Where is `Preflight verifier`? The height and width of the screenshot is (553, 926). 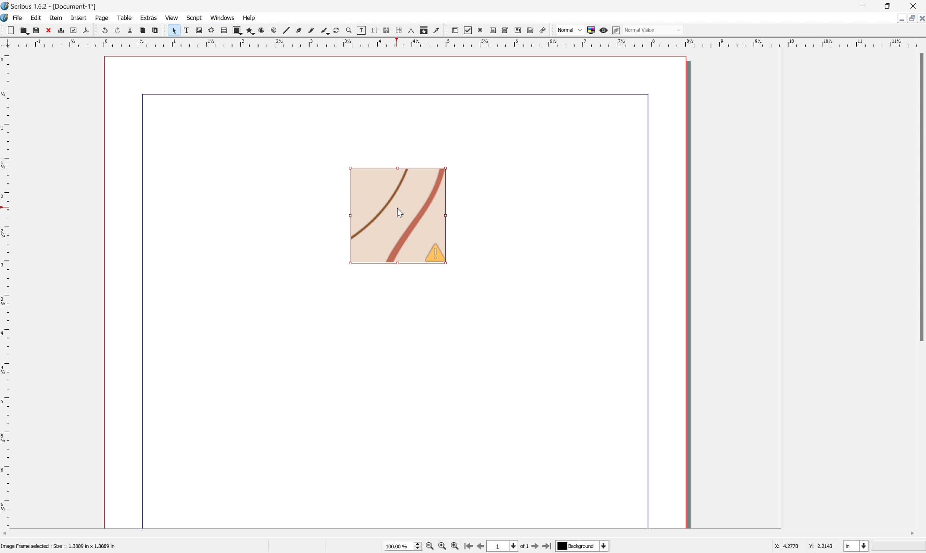 Preflight verifier is located at coordinates (74, 30).